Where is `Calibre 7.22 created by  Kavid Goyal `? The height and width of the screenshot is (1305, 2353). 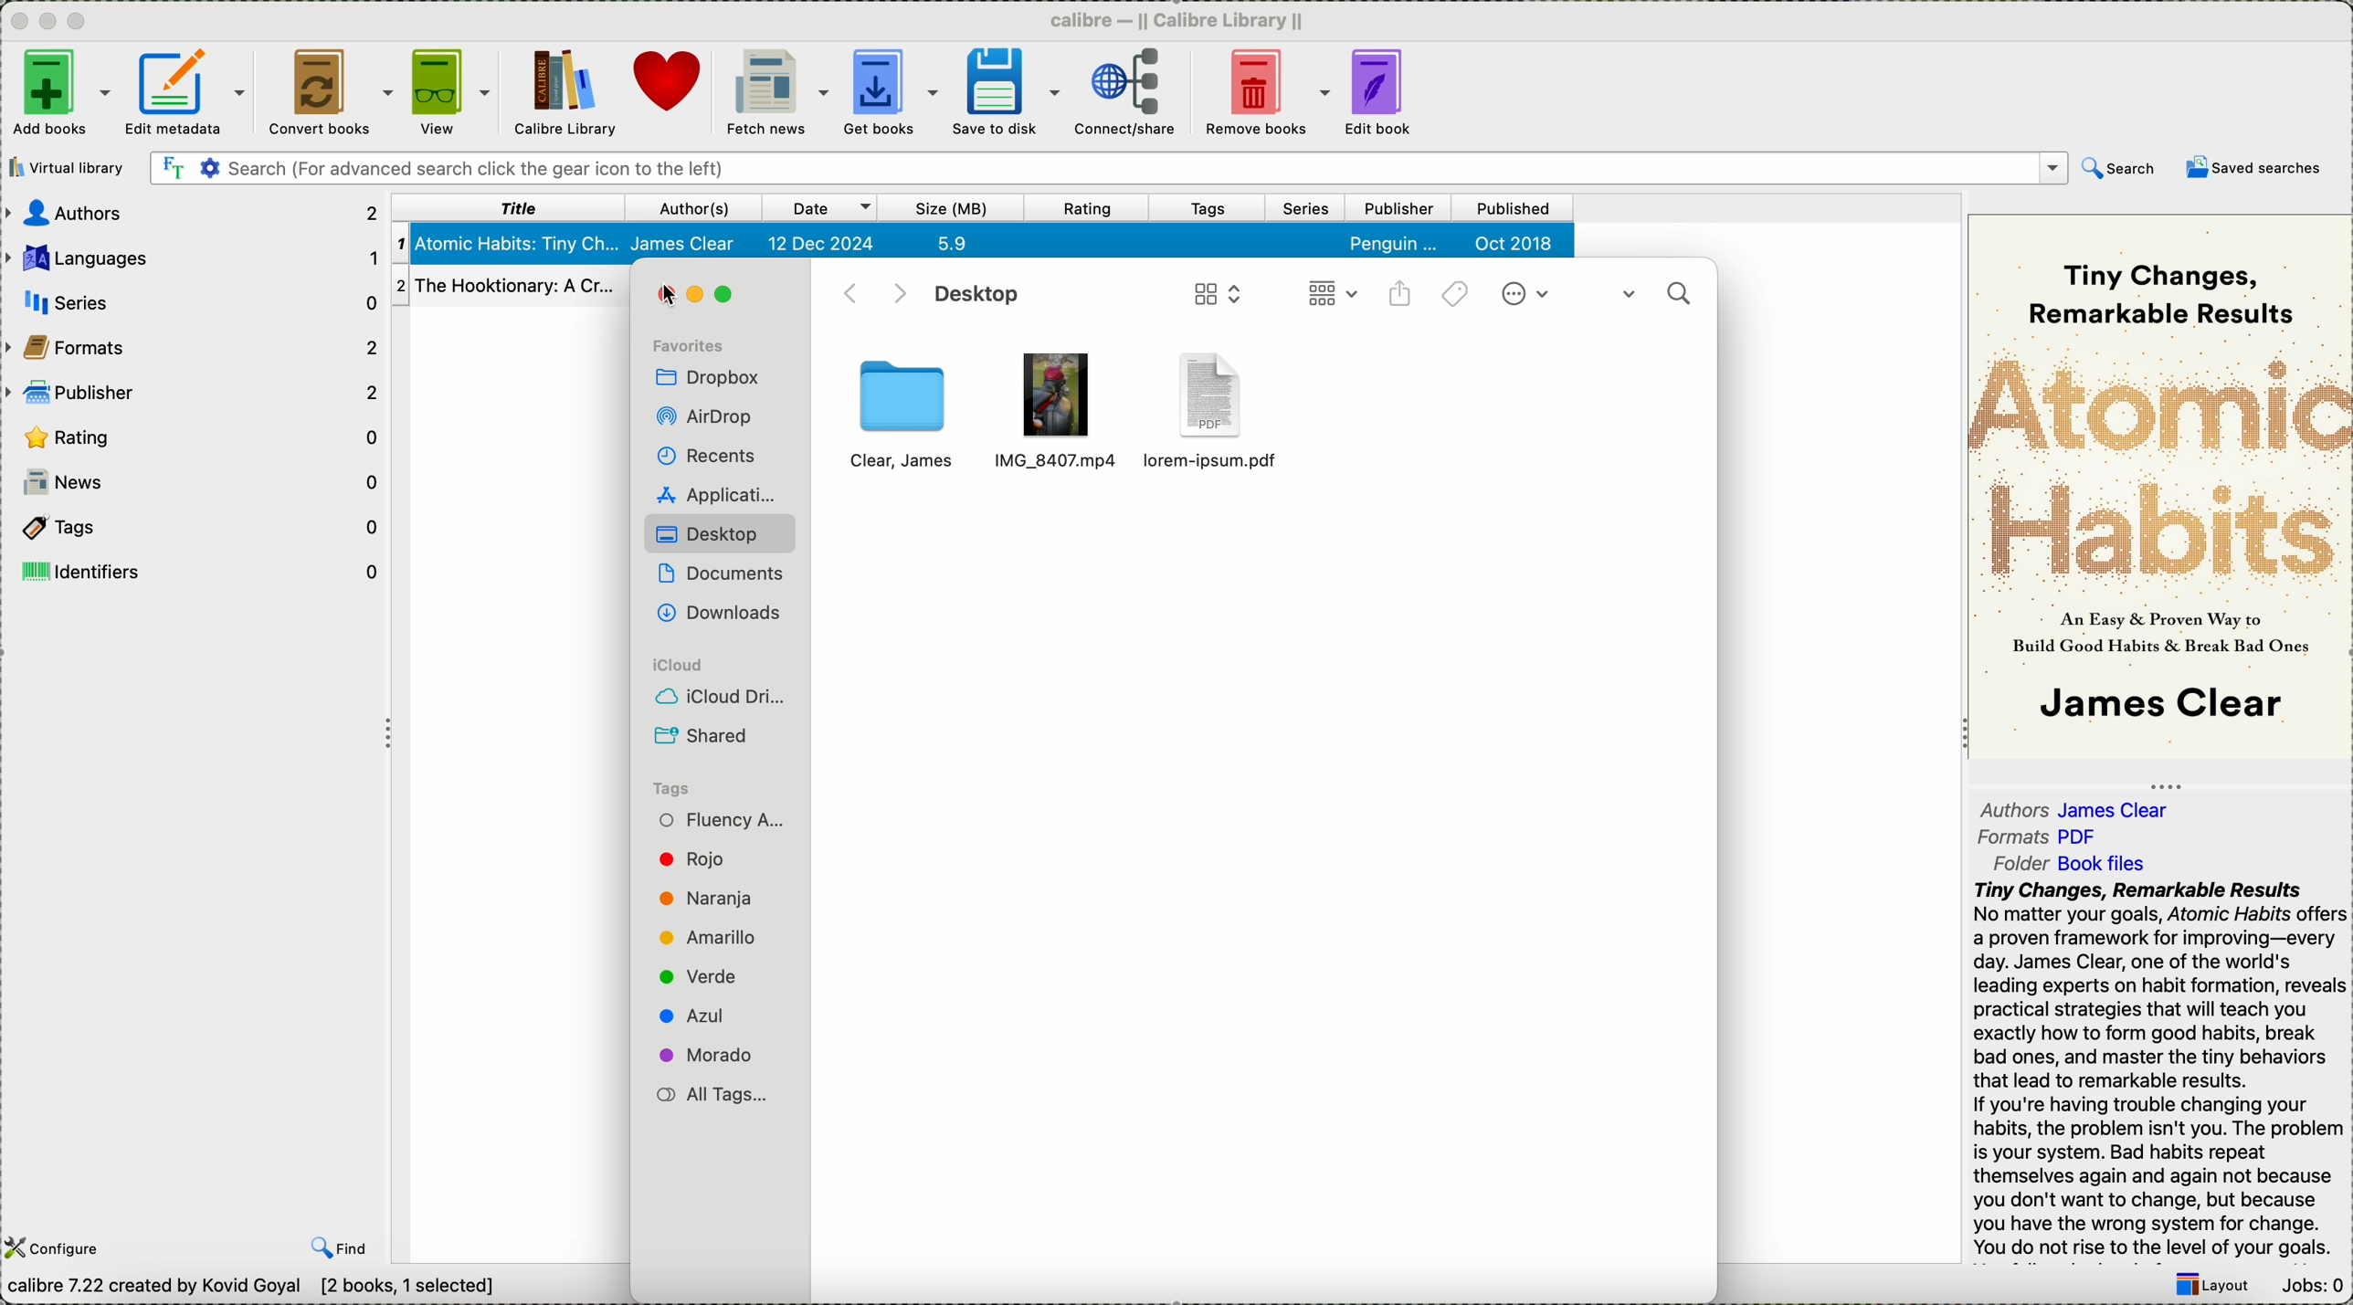 Calibre 7.22 created by  Kavid Goyal  is located at coordinates (253, 1289).